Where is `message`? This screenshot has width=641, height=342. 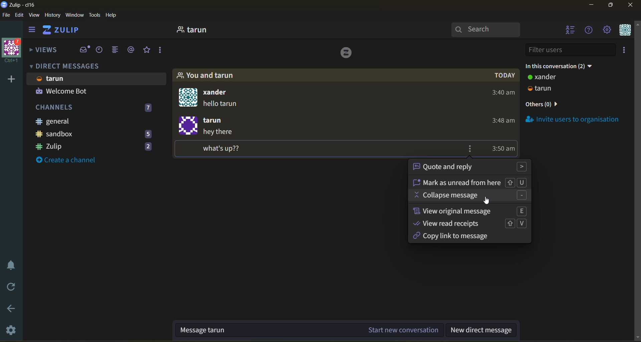 message is located at coordinates (223, 106).